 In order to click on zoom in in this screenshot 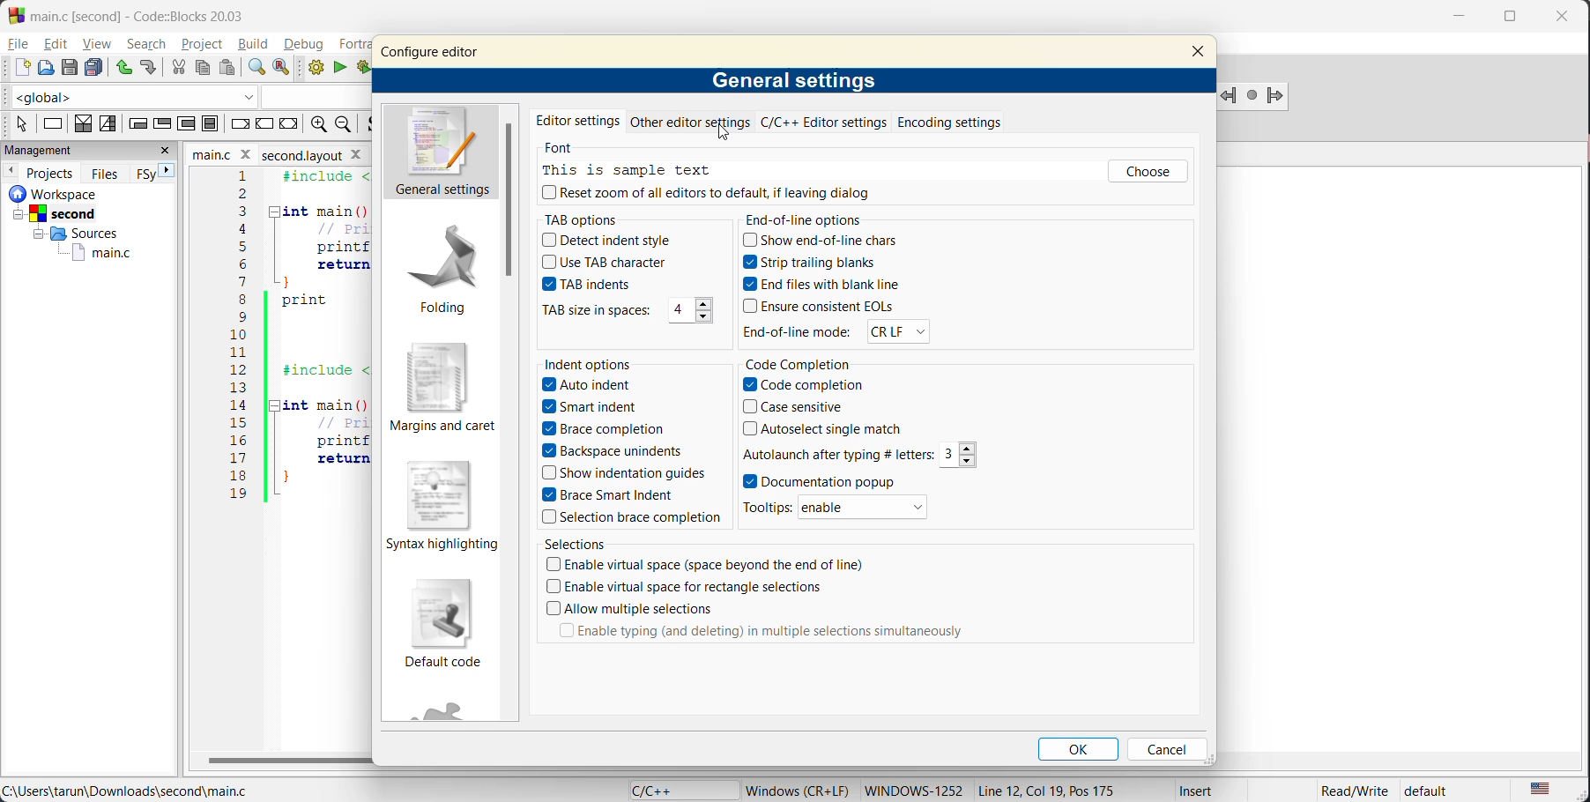, I will do `click(318, 125)`.